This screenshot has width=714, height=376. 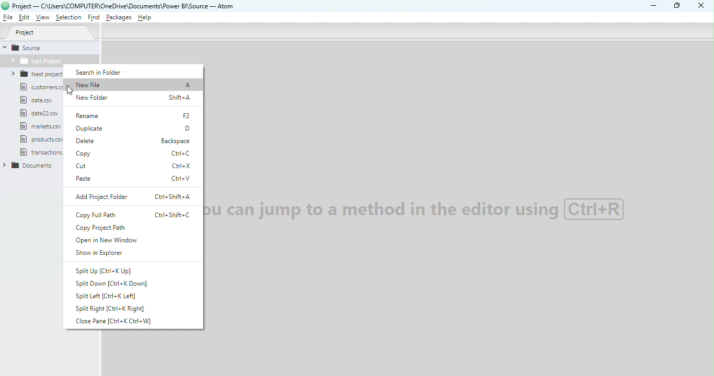 I want to click on Folder, so click(x=49, y=61).